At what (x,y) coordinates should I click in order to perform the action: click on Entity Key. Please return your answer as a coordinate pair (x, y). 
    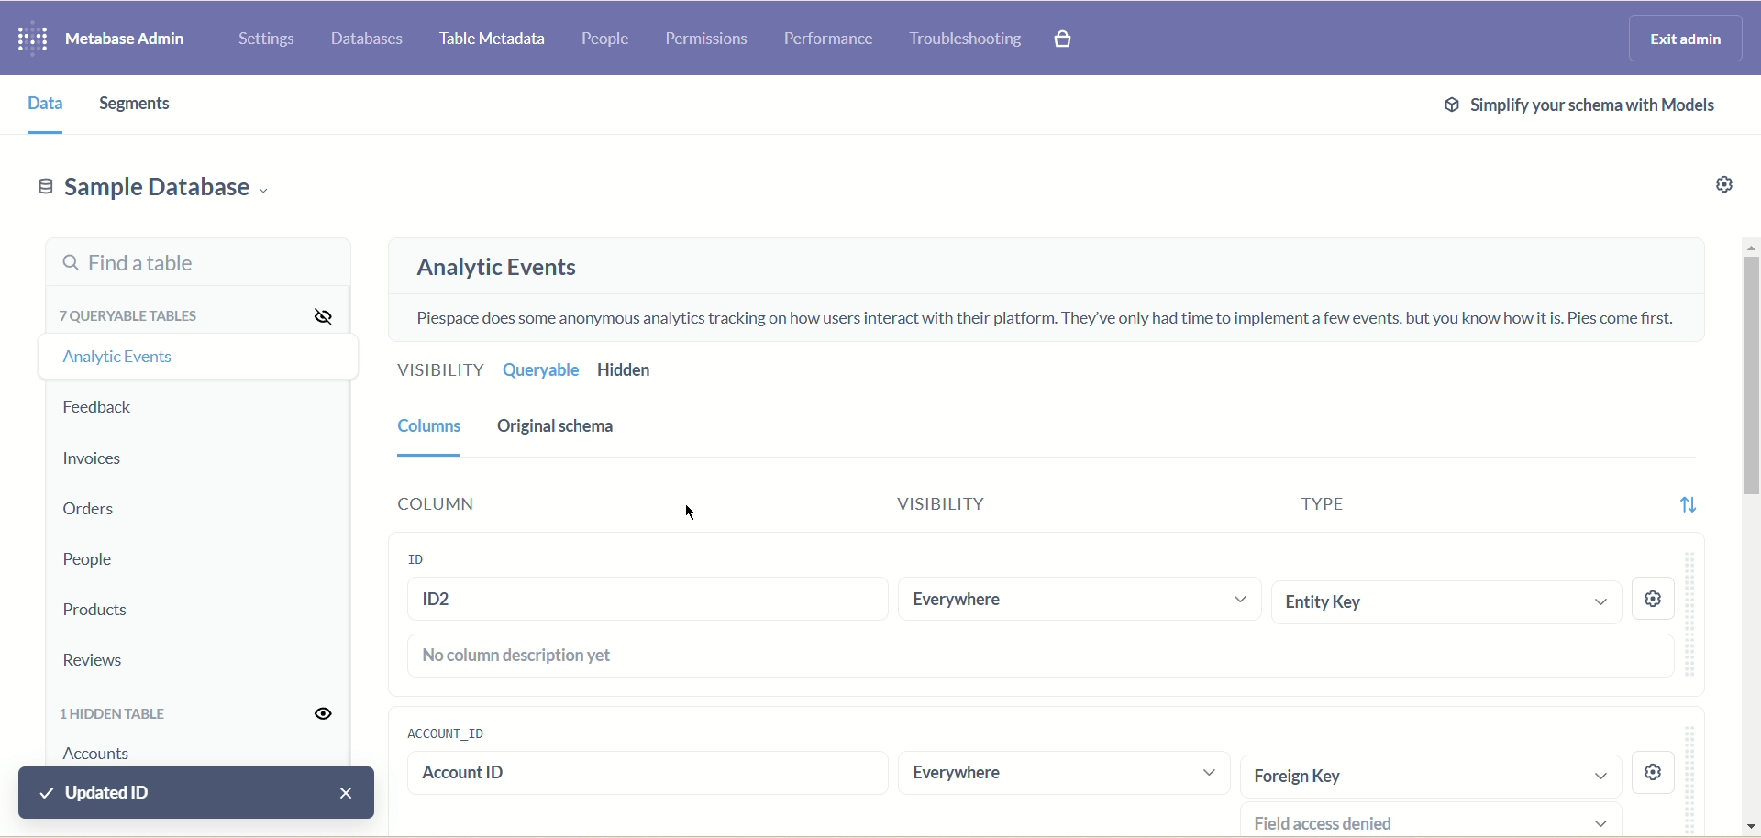
    Looking at the image, I should click on (1445, 603).